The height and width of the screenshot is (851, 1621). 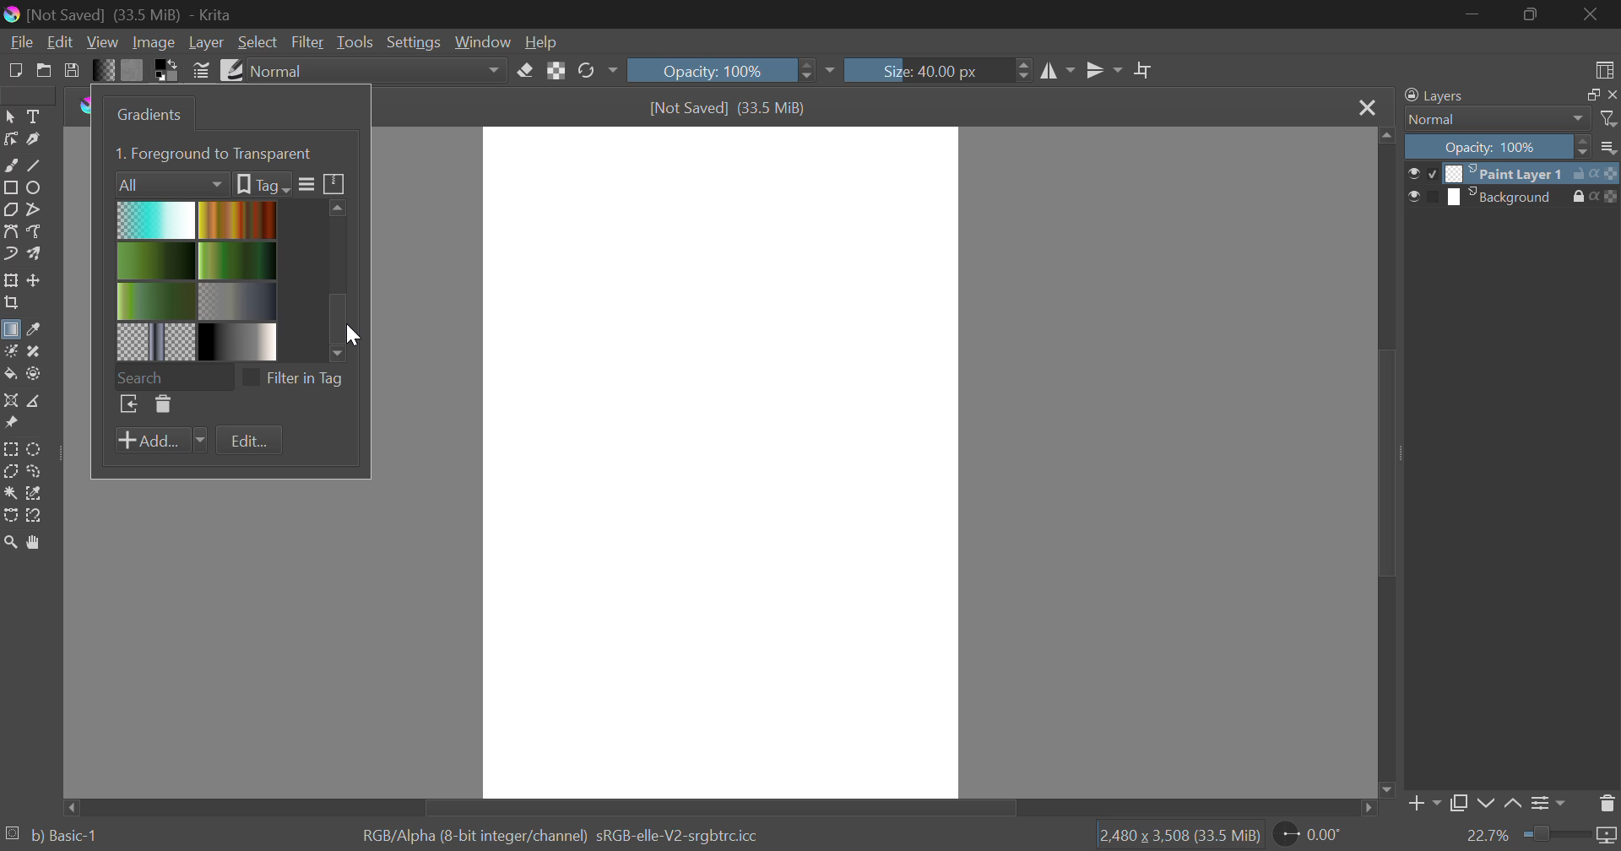 What do you see at coordinates (10, 374) in the screenshot?
I see `Fill` at bounding box center [10, 374].